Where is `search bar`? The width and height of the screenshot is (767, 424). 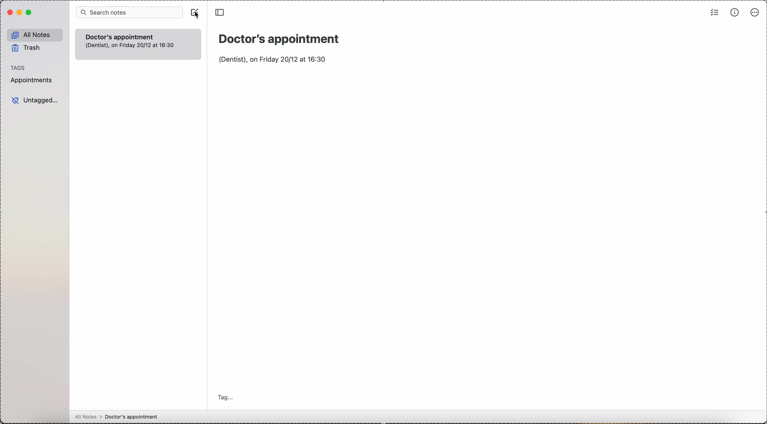 search bar is located at coordinates (129, 12).